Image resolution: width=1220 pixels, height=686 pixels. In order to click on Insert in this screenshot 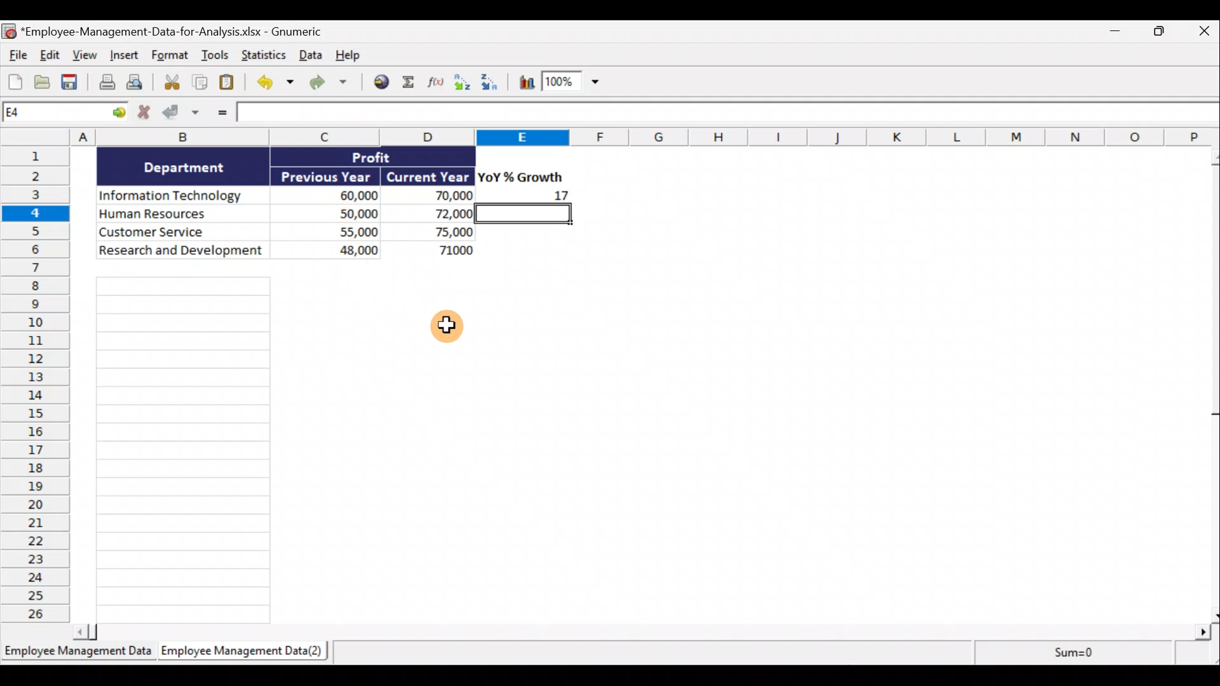, I will do `click(123, 57)`.